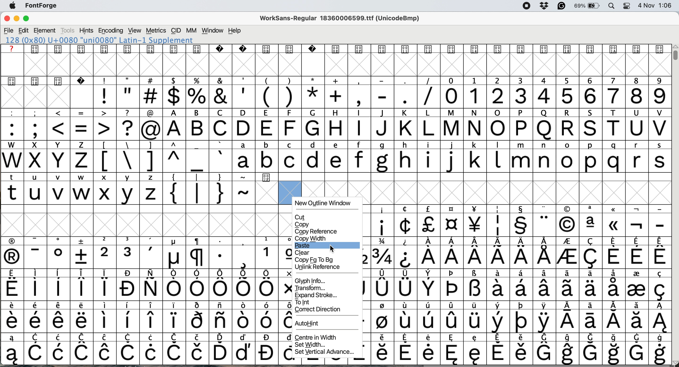  I want to click on WorkSans-Regular 18360006599.ttf (UnicodeBmp), so click(342, 19).